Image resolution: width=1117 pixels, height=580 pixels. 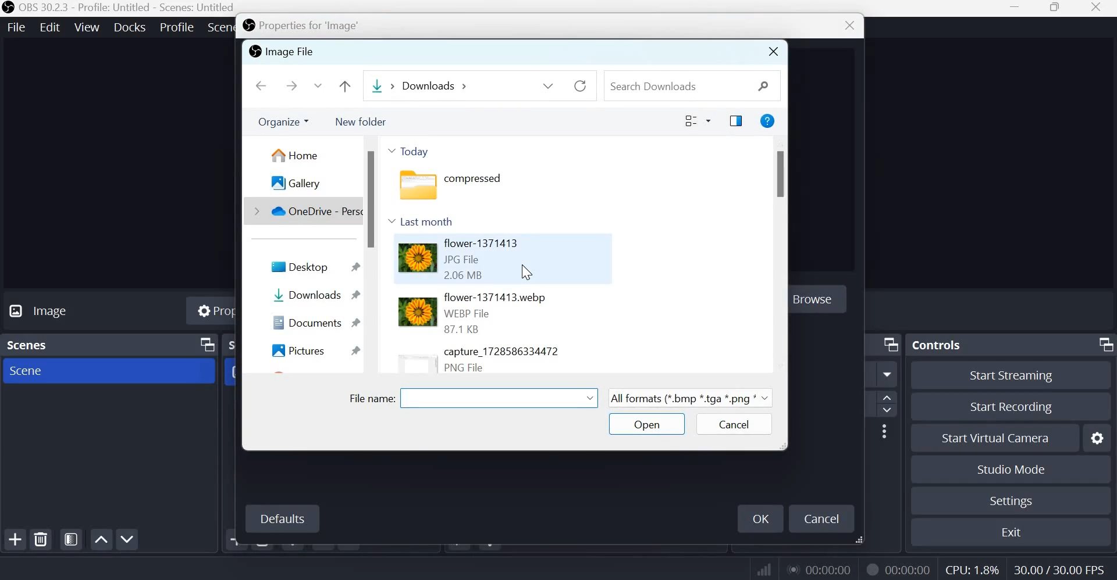 I want to click on Last month, so click(x=428, y=220).